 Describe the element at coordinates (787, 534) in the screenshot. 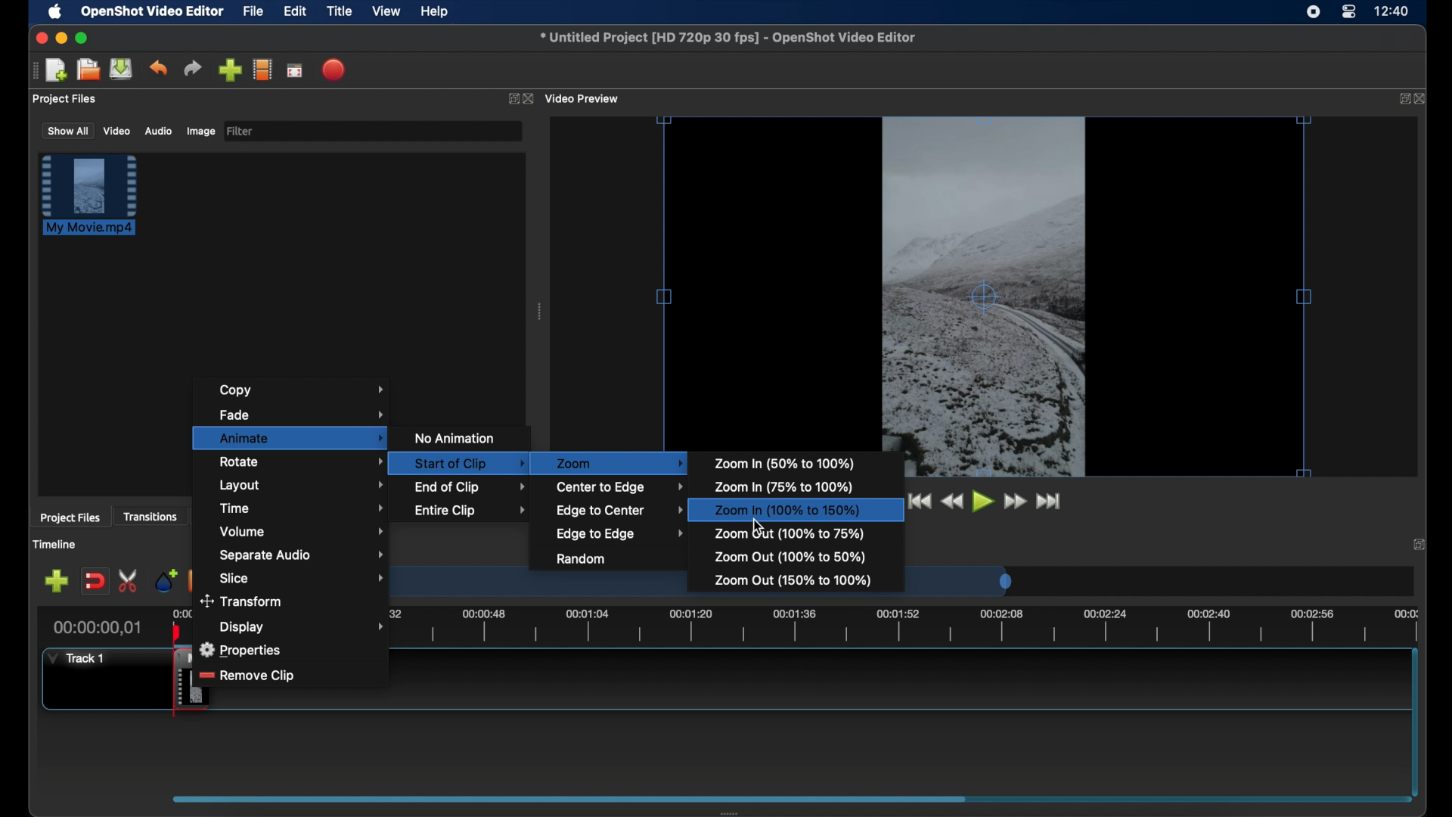

I see `zoom out` at that location.